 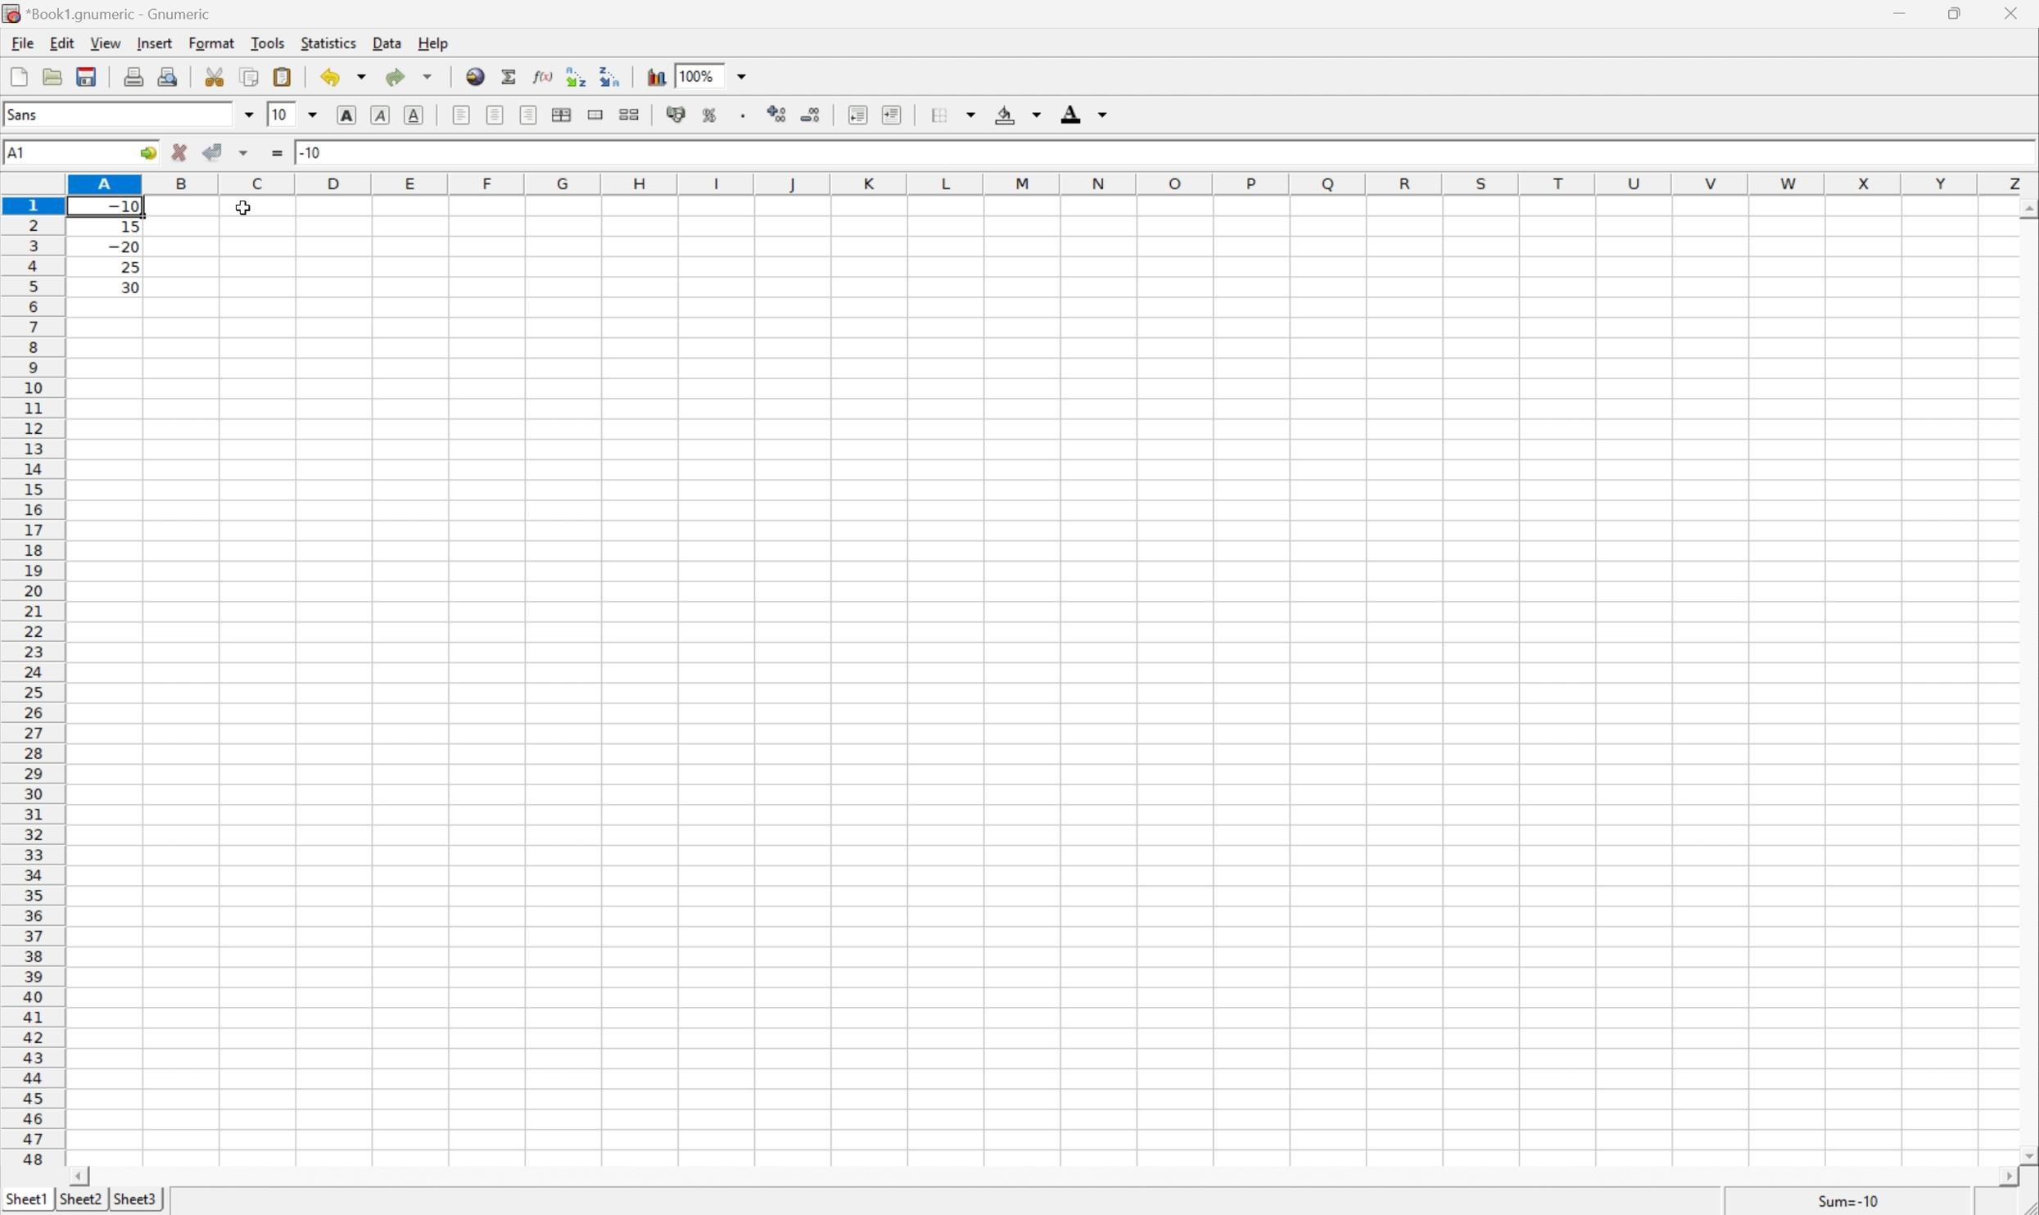 What do you see at coordinates (510, 76) in the screenshot?
I see `Sum into the current cell` at bounding box center [510, 76].